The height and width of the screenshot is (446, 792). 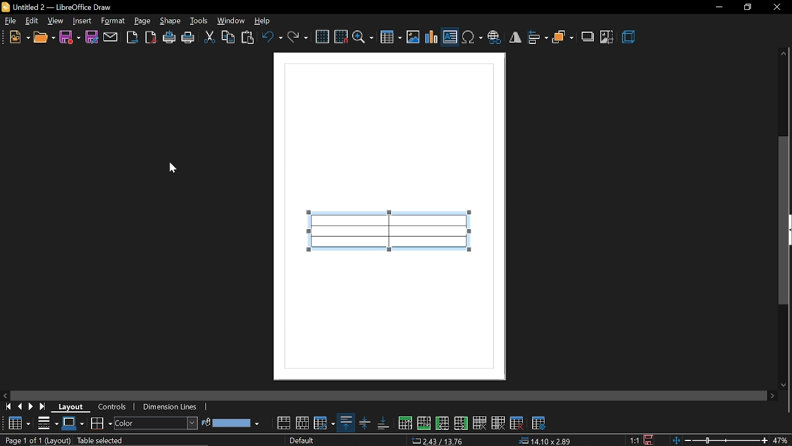 I want to click on snap to grid, so click(x=342, y=37).